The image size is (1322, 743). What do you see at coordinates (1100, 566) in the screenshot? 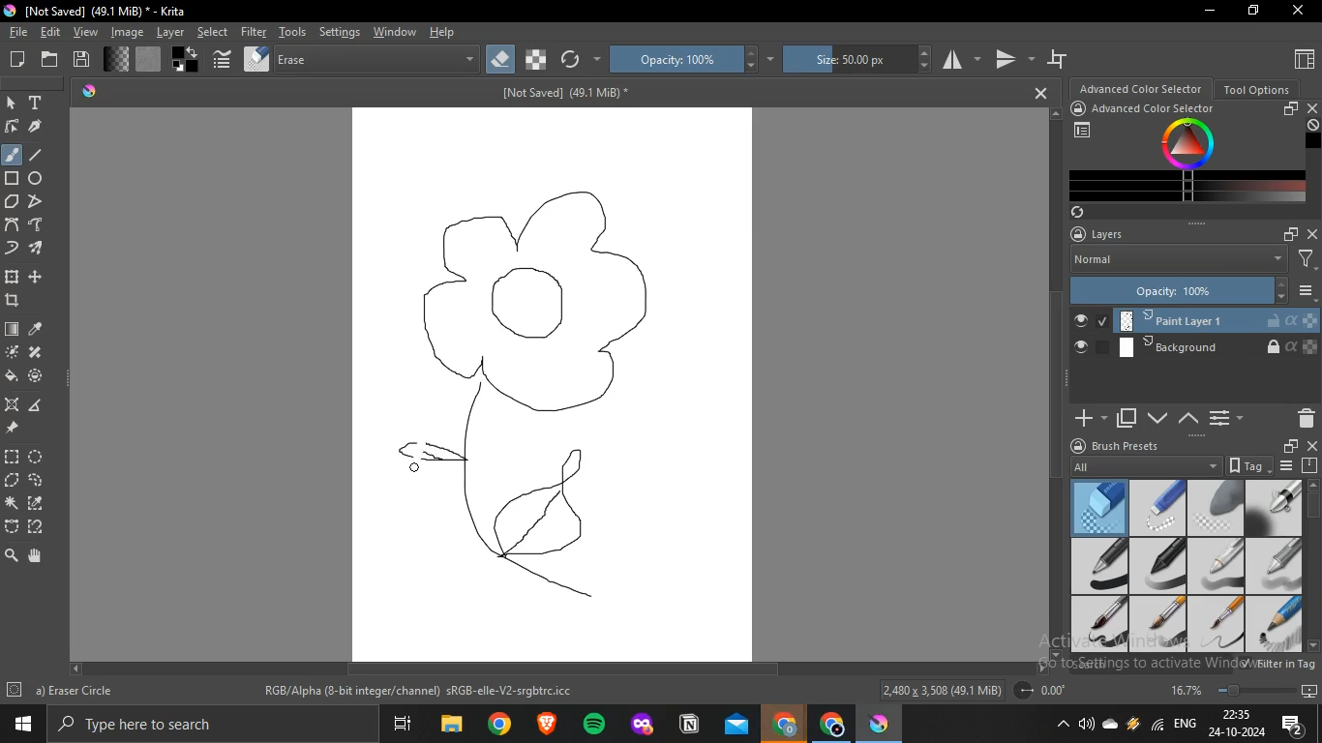
I see `basic 1` at bounding box center [1100, 566].